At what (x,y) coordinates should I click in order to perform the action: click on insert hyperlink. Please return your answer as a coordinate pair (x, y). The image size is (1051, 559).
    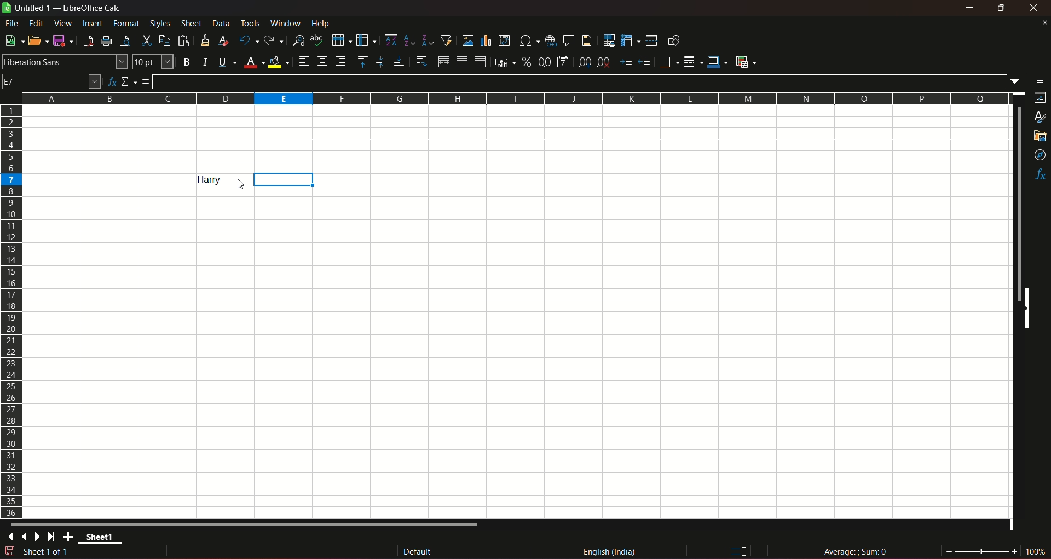
    Looking at the image, I should click on (549, 40).